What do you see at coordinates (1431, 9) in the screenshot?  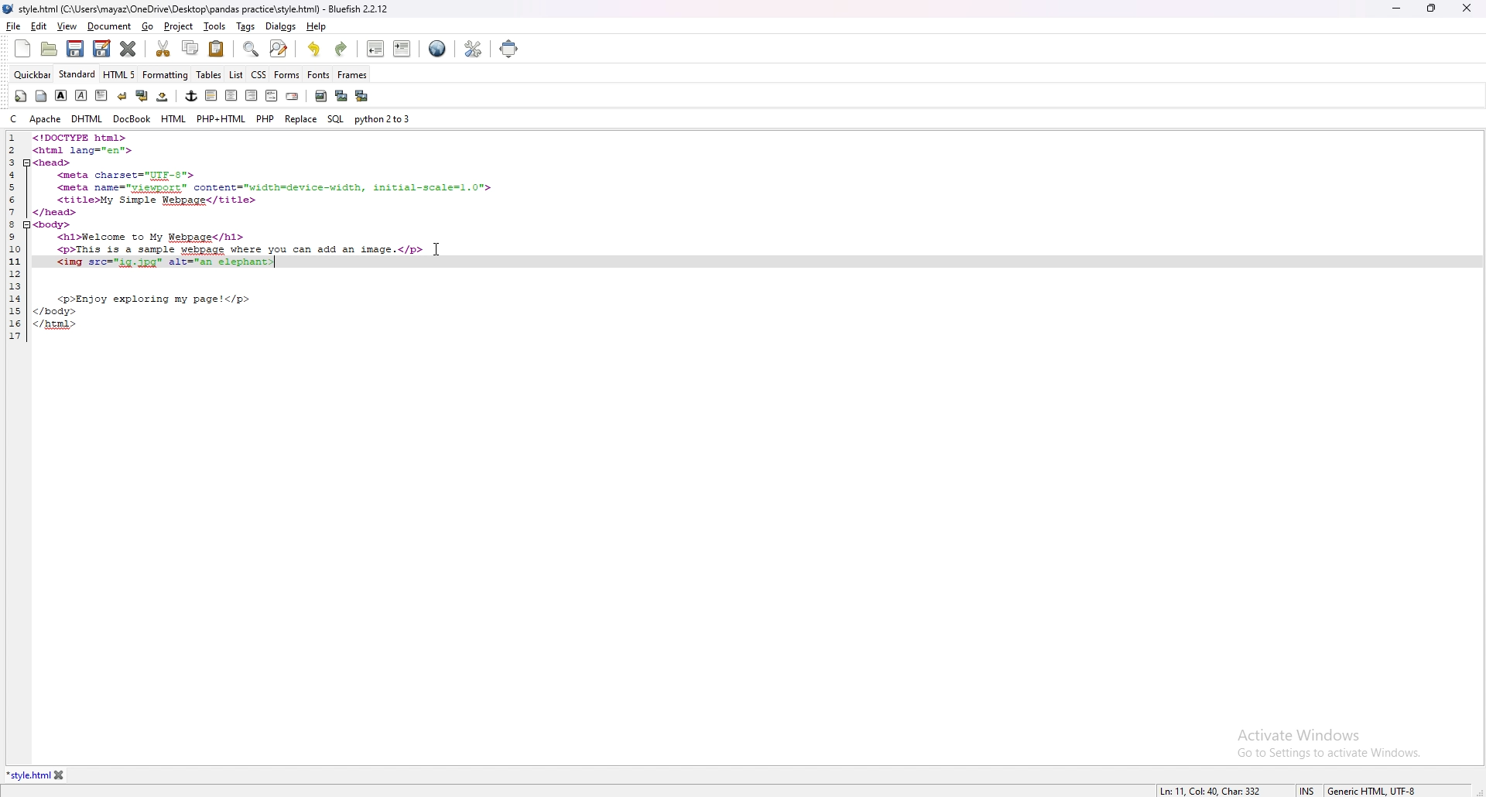 I see `resize` at bounding box center [1431, 9].